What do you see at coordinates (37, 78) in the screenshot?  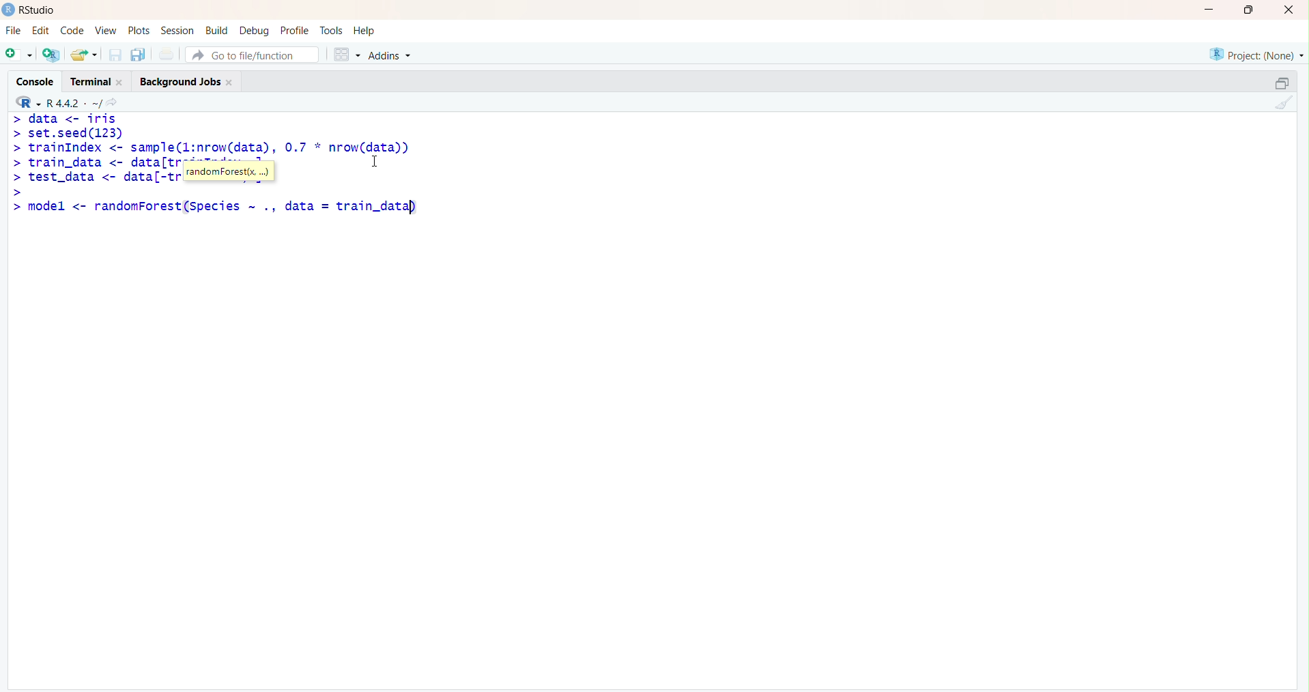 I see `Console` at bounding box center [37, 78].